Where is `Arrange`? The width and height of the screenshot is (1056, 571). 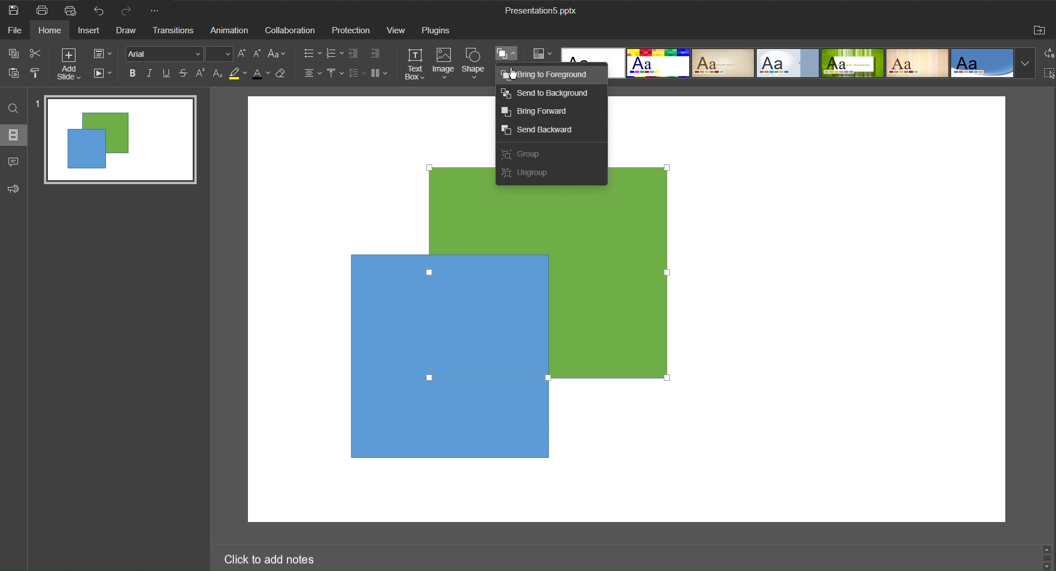 Arrange is located at coordinates (507, 53).